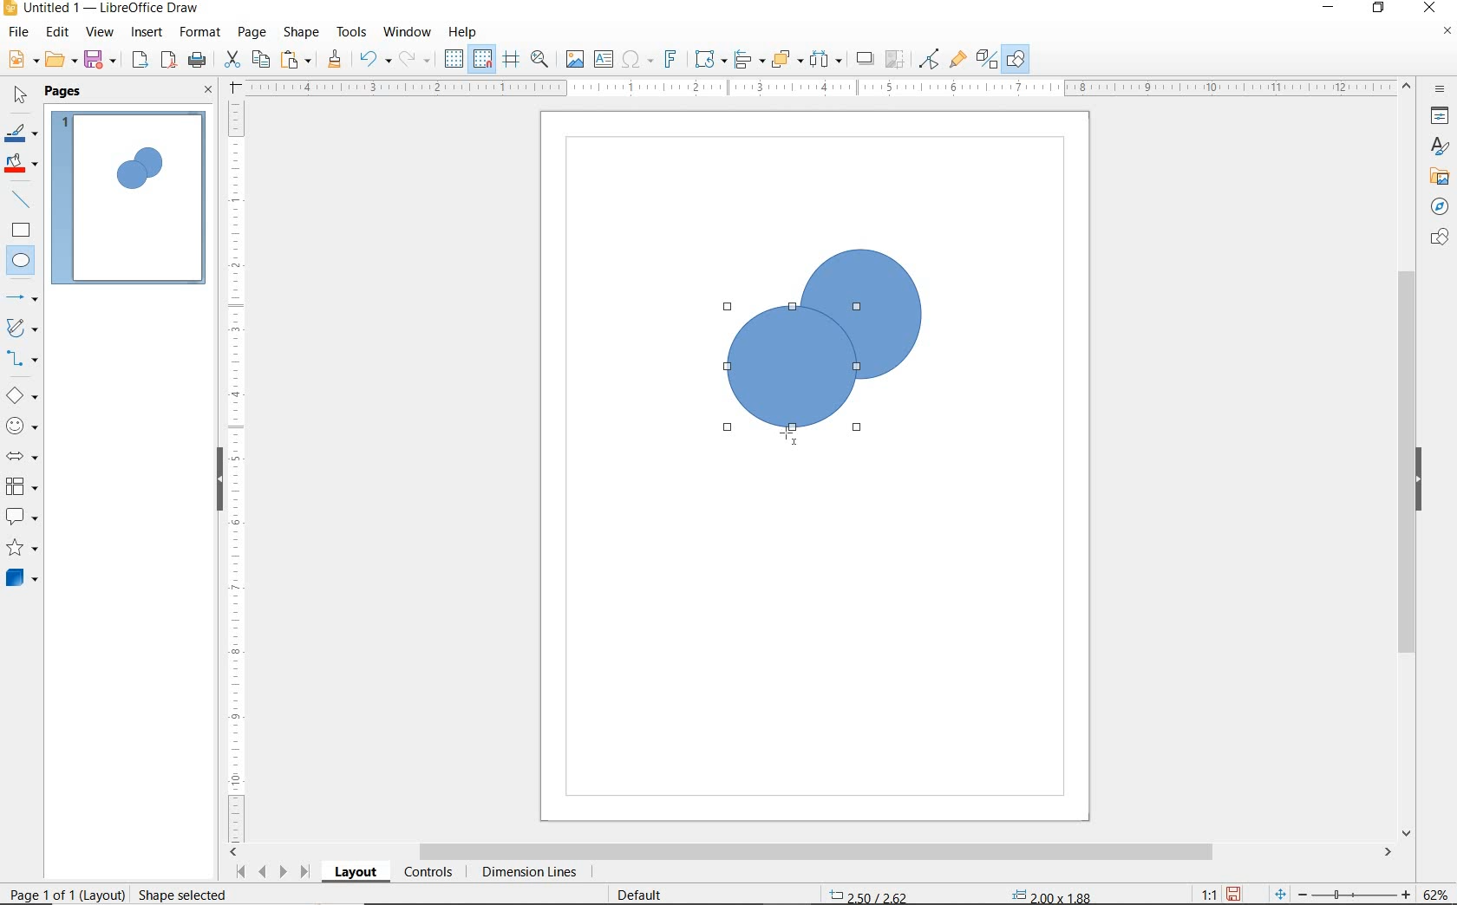 The image size is (1457, 905). What do you see at coordinates (1442, 119) in the screenshot?
I see `PROPERTIES` at bounding box center [1442, 119].